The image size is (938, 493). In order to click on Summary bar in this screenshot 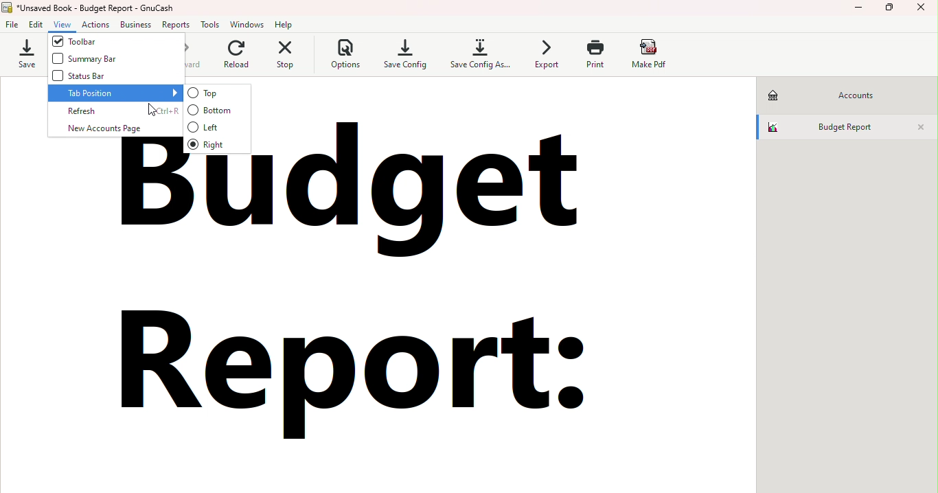, I will do `click(94, 59)`.